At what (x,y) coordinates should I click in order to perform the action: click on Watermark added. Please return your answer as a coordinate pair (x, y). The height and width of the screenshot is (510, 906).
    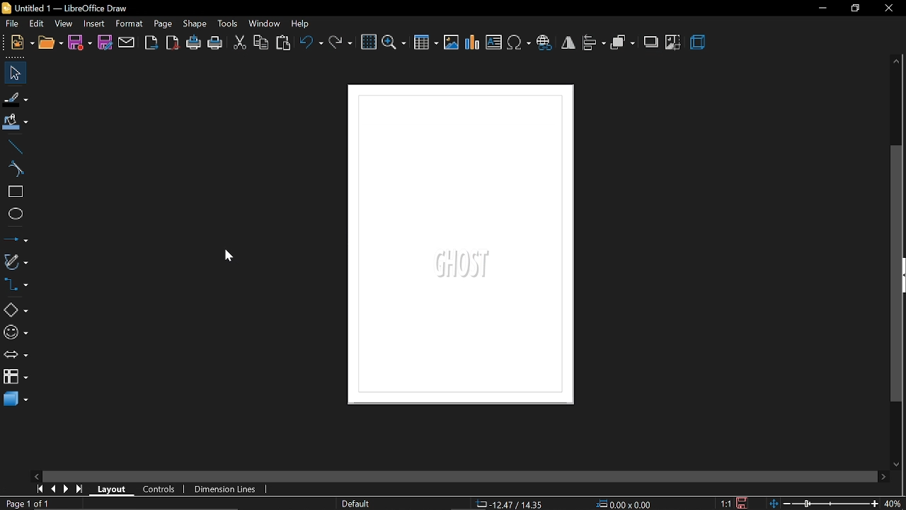
    Looking at the image, I should click on (471, 266).